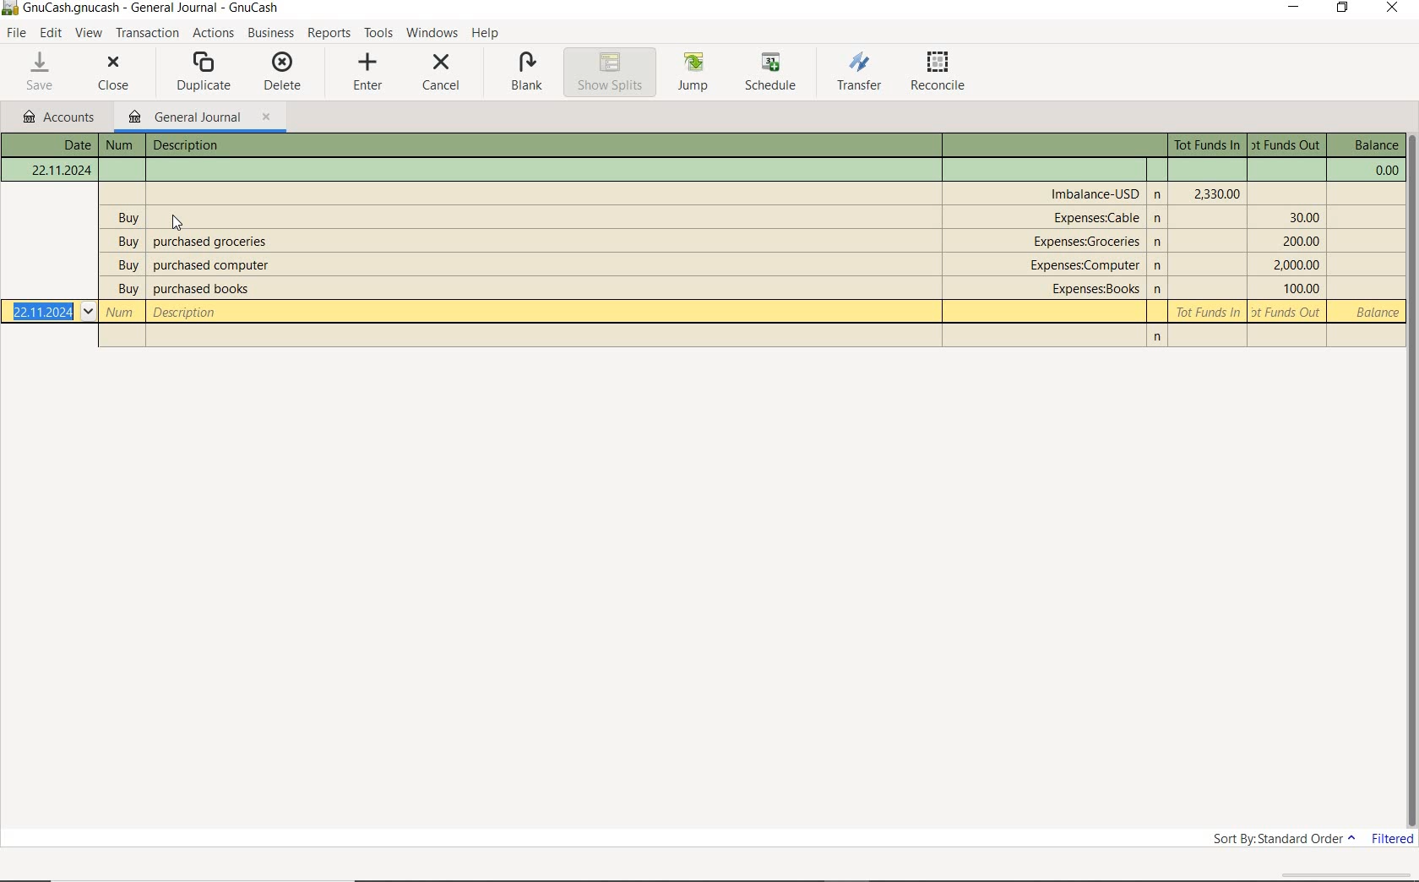 The width and height of the screenshot is (1419, 882). What do you see at coordinates (57, 117) in the screenshot?
I see `ACCOUNTS` at bounding box center [57, 117].